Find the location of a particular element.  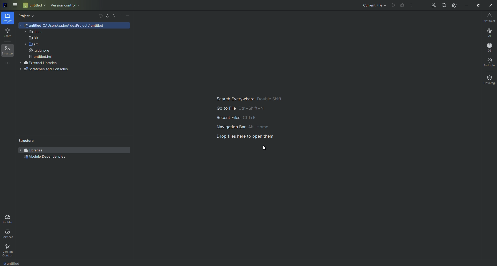

External Libraries is located at coordinates (38, 63).